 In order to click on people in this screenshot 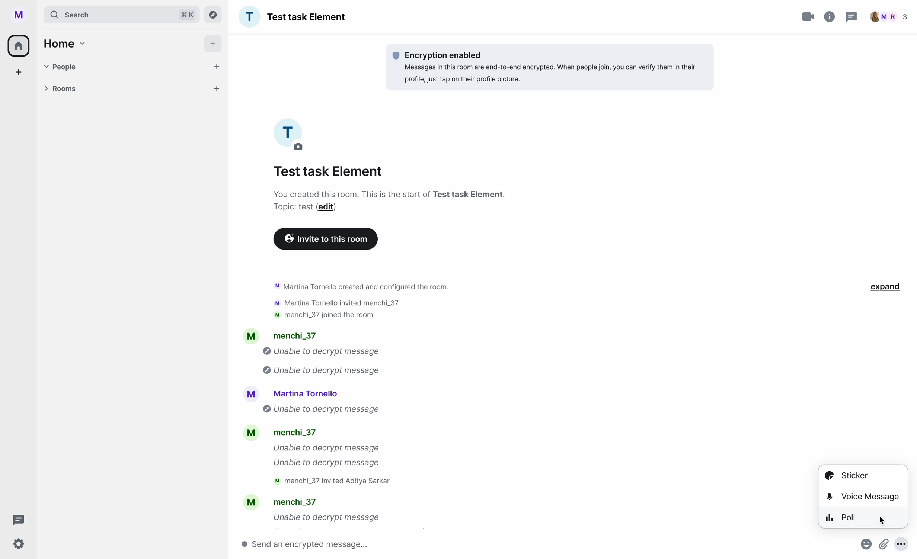, I will do `click(889, 17)`.